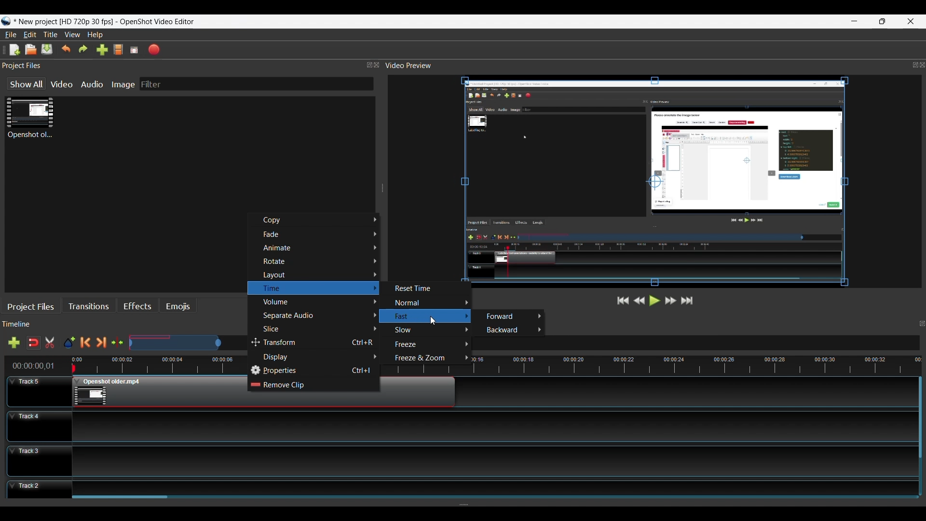 This screenshot has width=926, height=521. What do you see at coordinates (434, 321) in the screenshot?
I see `Cursor` at bounding box center [434, 321].